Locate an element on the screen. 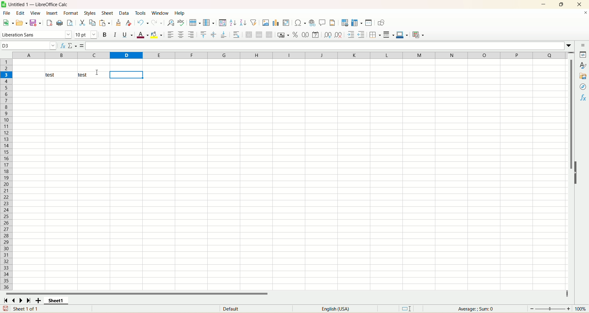 The height and width of the screenshot is (313, 589). row number is located at coordinates (6, 184).